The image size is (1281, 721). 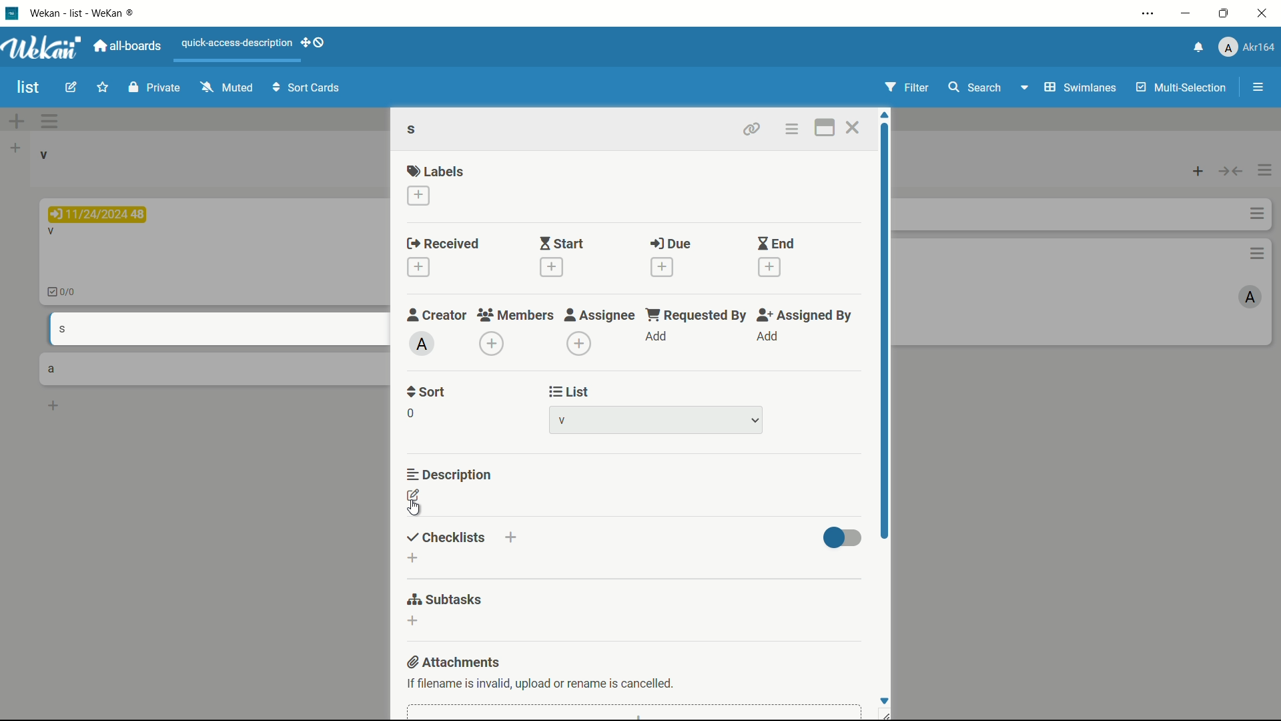 I want to click on admin, so click(x=421, y=344).